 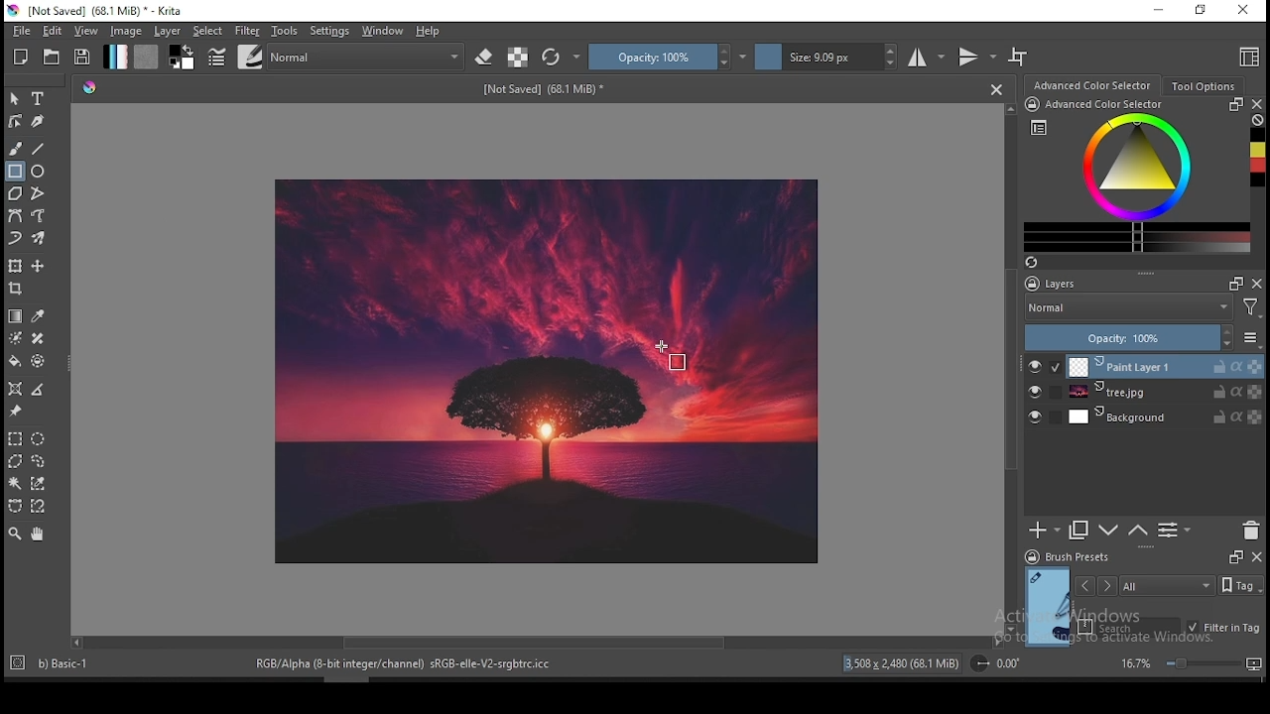 What do you see at coordinates (147, 58) in the screenshot?
I see `pattern fill` at bounding box center [147, 58].